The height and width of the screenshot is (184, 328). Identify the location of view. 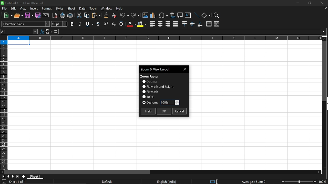
(23, 9).